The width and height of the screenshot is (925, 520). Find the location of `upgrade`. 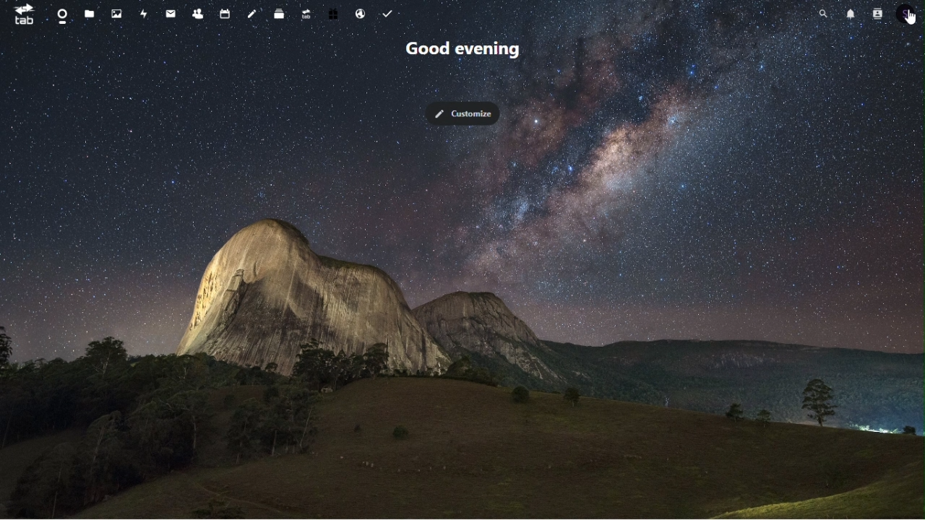

upgrade is located at coordinates (305, 14).